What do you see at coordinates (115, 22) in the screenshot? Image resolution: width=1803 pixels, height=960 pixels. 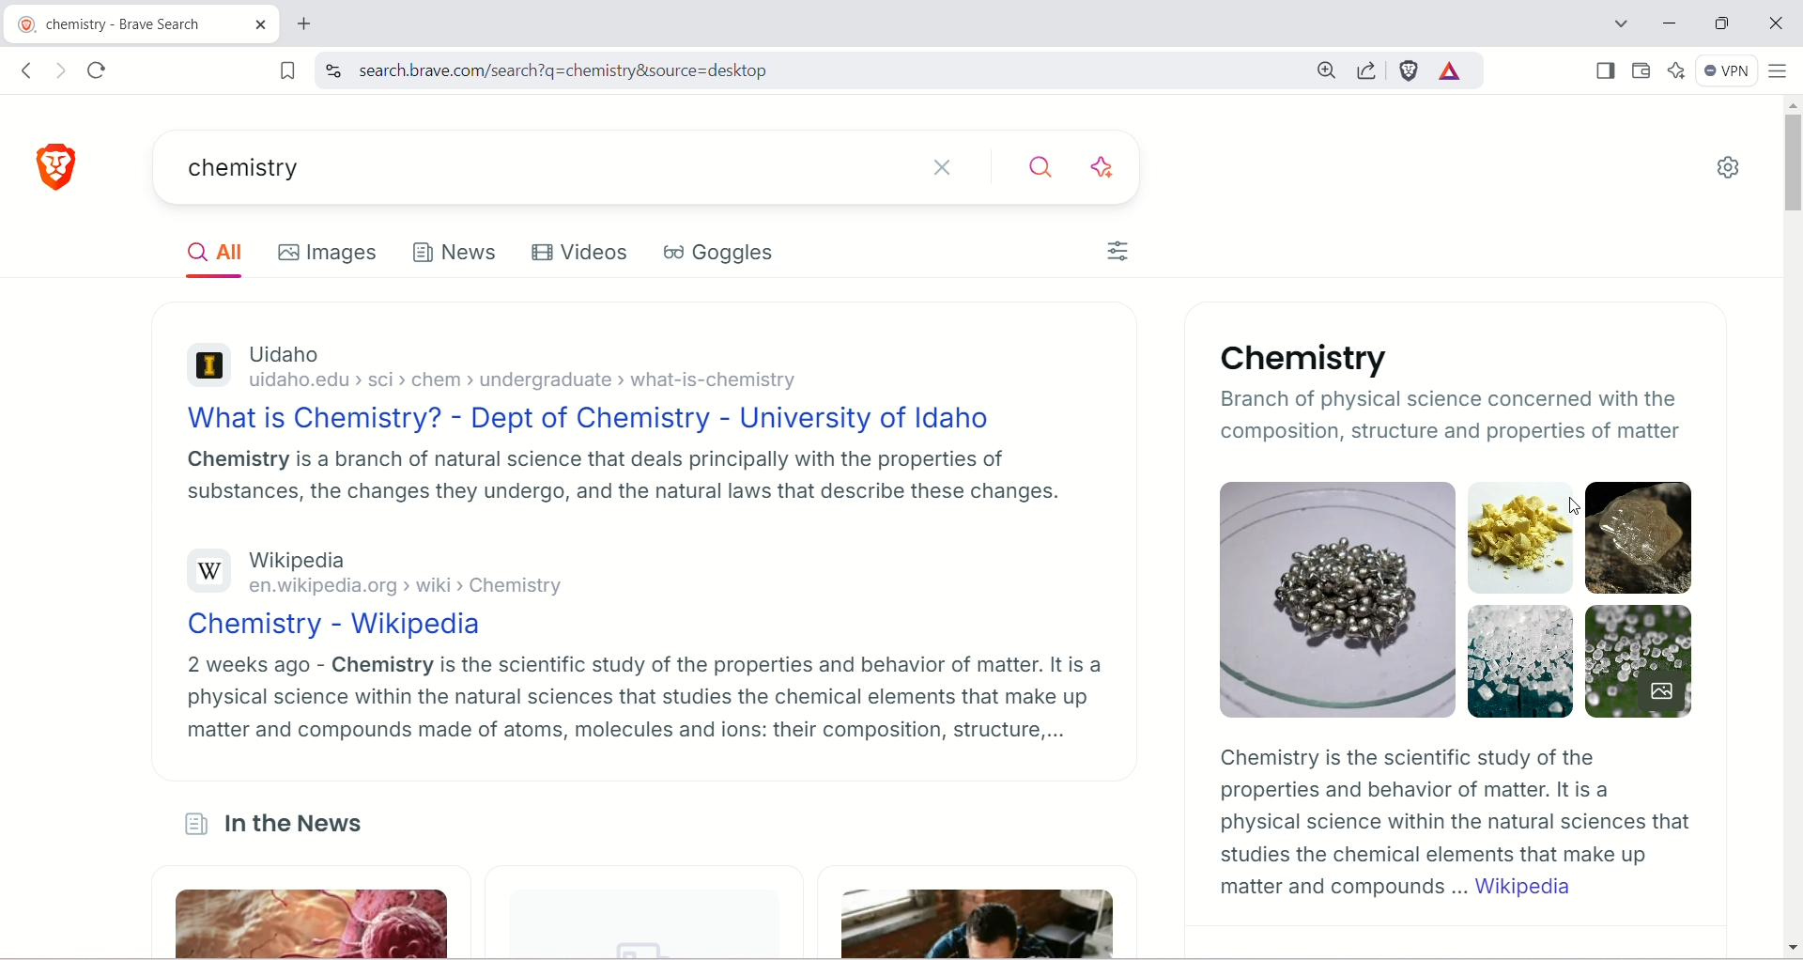 I see `chemistry - brave search` at bounding box center [115, 22].